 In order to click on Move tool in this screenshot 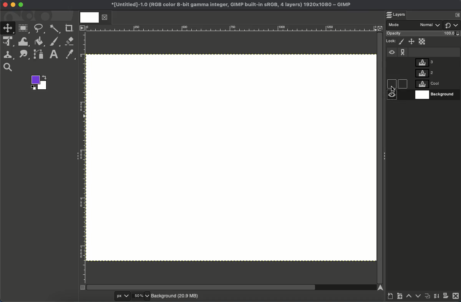, I will do `click(8, 28)`.